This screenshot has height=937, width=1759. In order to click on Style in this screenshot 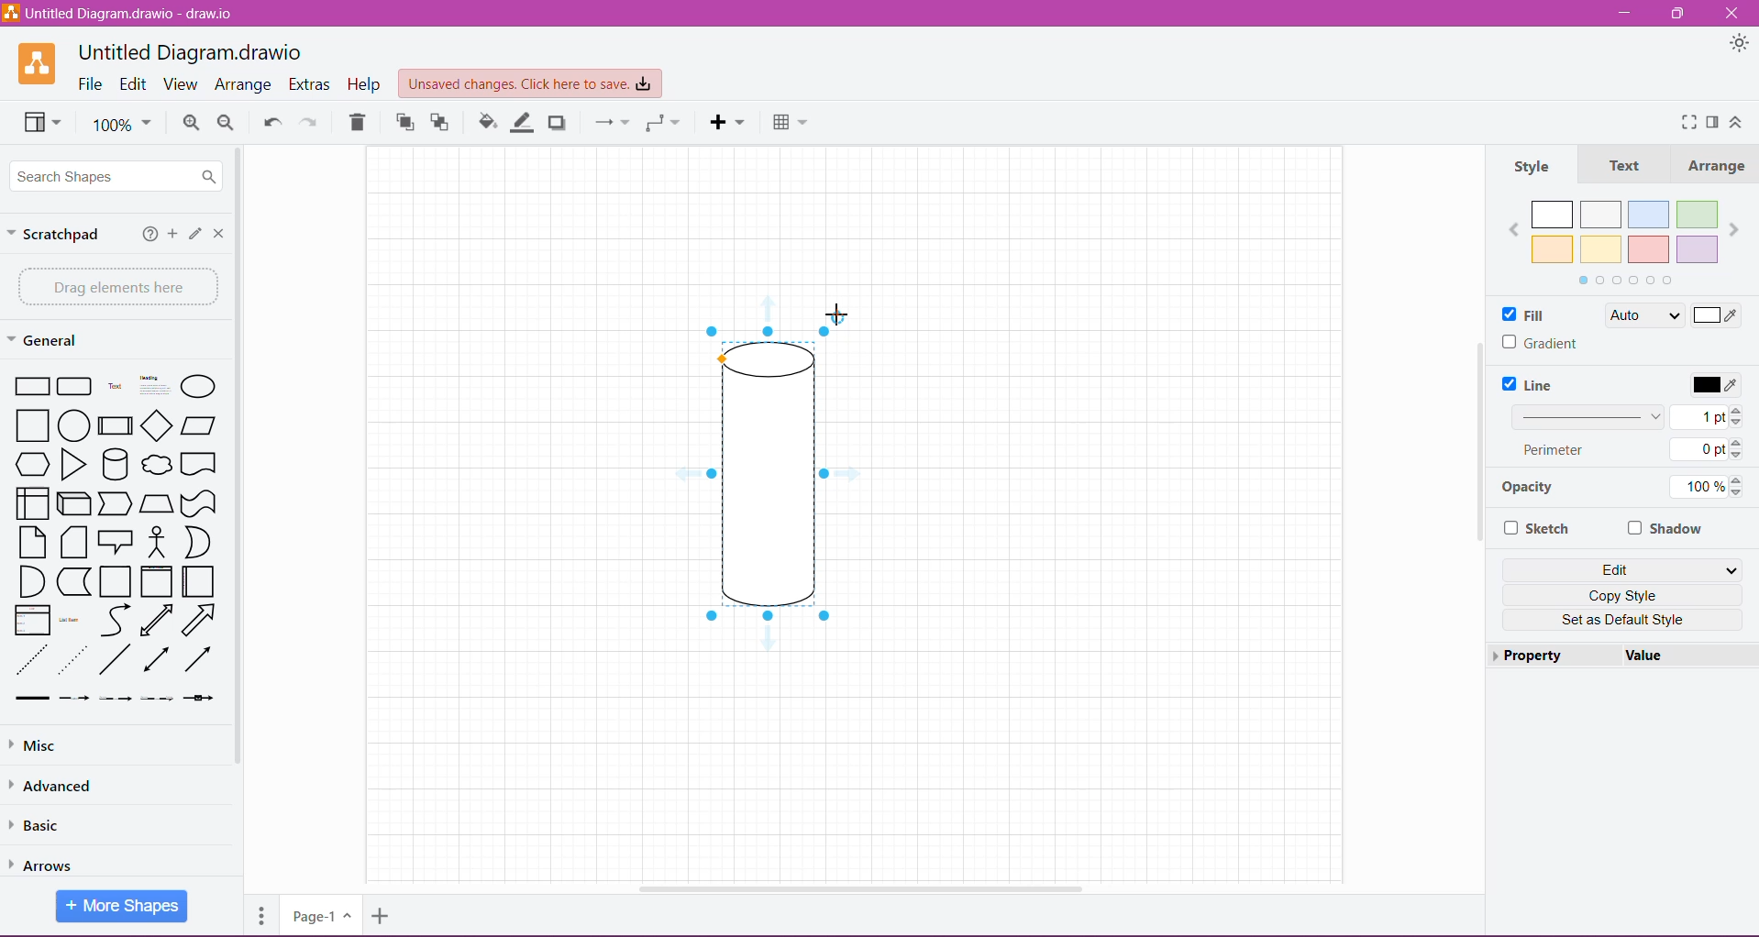, I will do `click(1544, 164)`.